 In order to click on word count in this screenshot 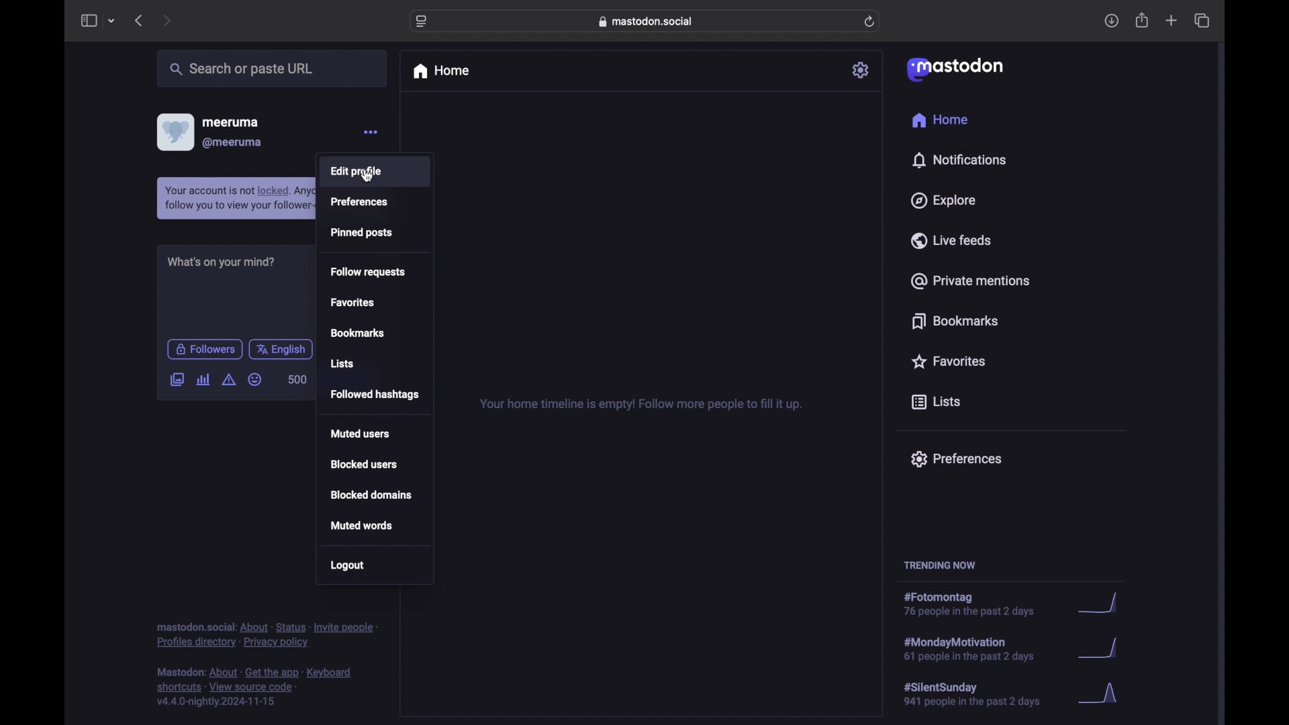, I will do `click(298, 379)`.